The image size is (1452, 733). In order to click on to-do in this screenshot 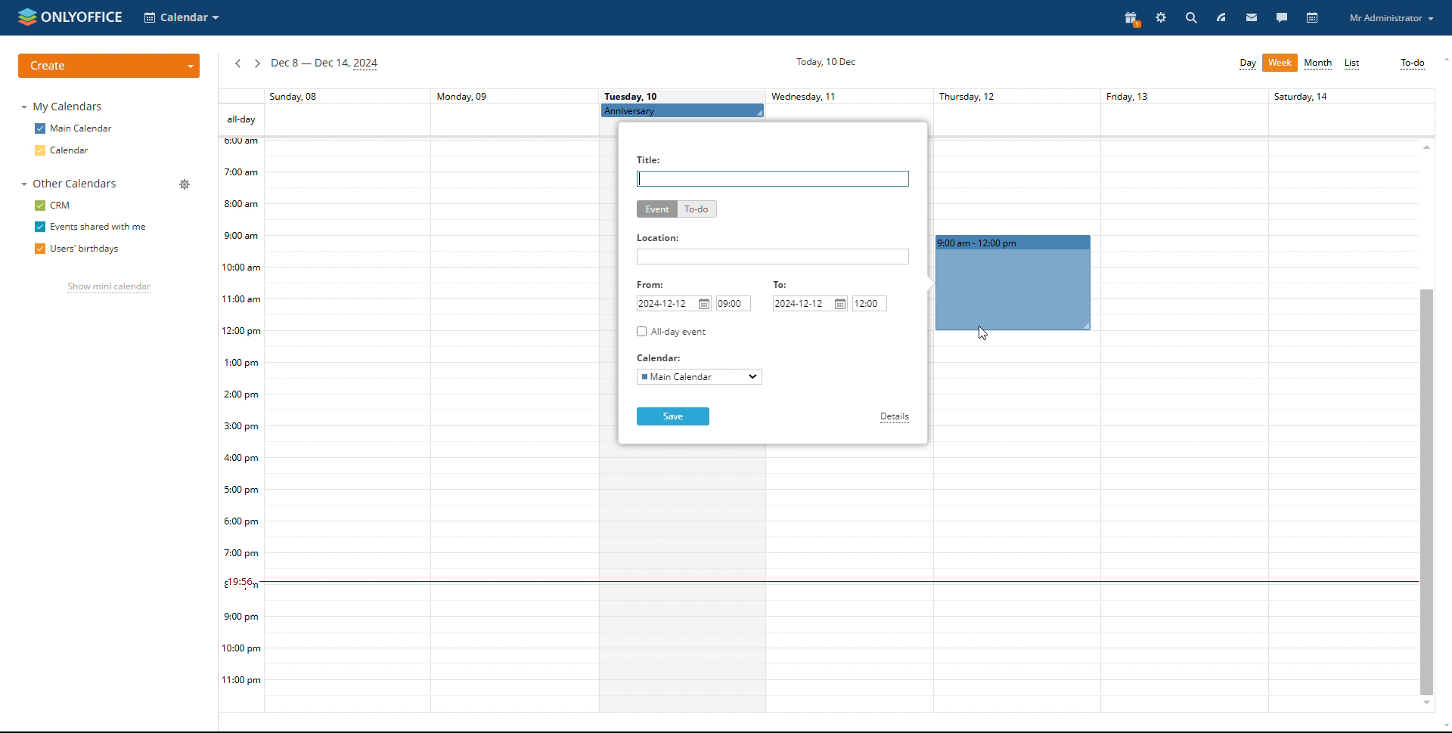, I will do `click(699, 209)`.